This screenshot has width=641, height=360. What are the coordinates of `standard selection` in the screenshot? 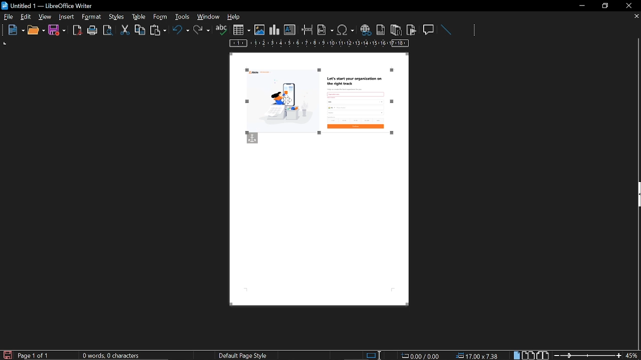 It's located at (375, 355).